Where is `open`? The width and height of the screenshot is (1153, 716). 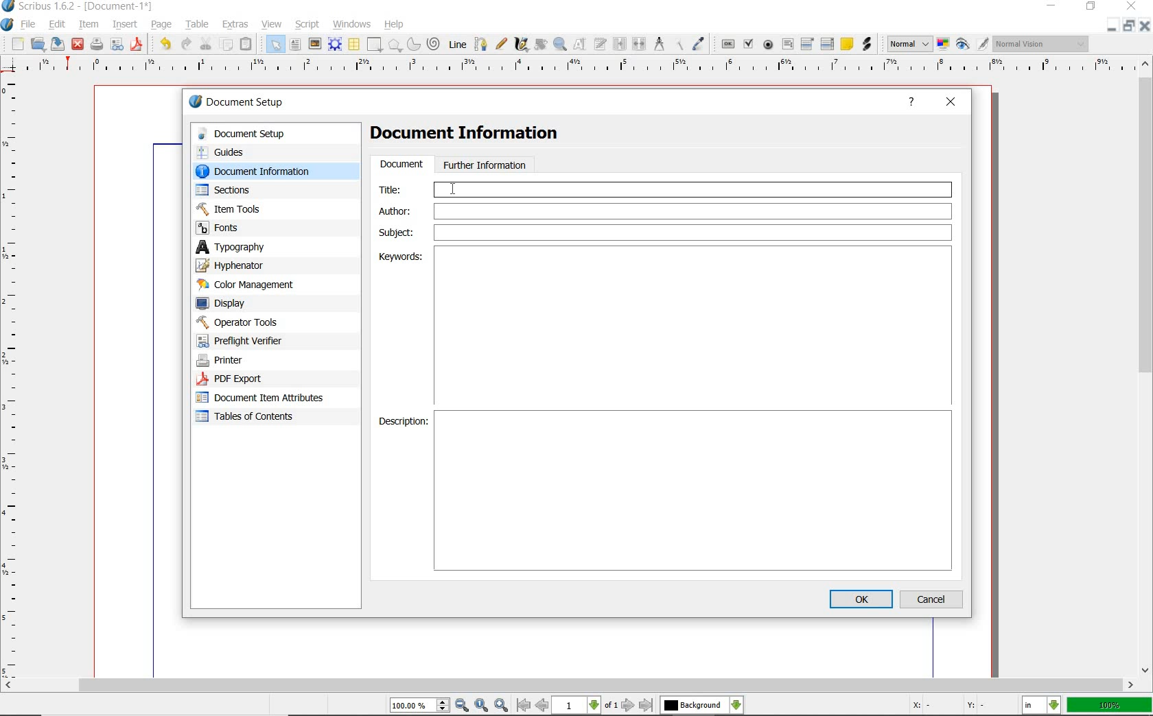 open is located at coordinates (38, 44).